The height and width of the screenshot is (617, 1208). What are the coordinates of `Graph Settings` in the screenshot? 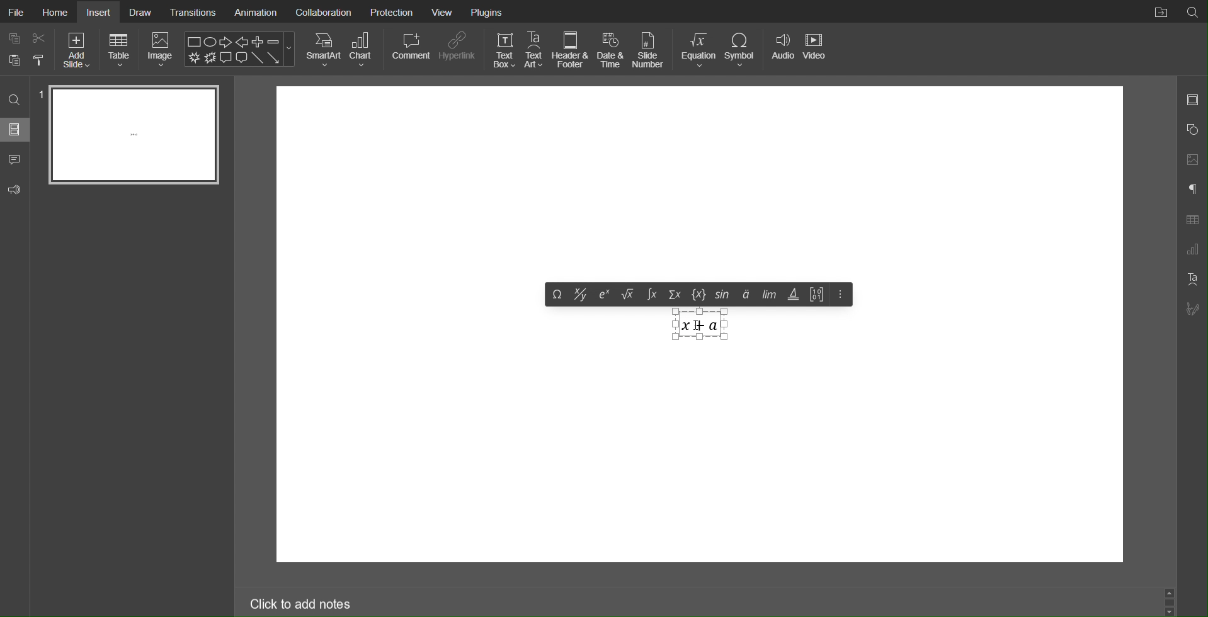 It's located at (1192, 251).